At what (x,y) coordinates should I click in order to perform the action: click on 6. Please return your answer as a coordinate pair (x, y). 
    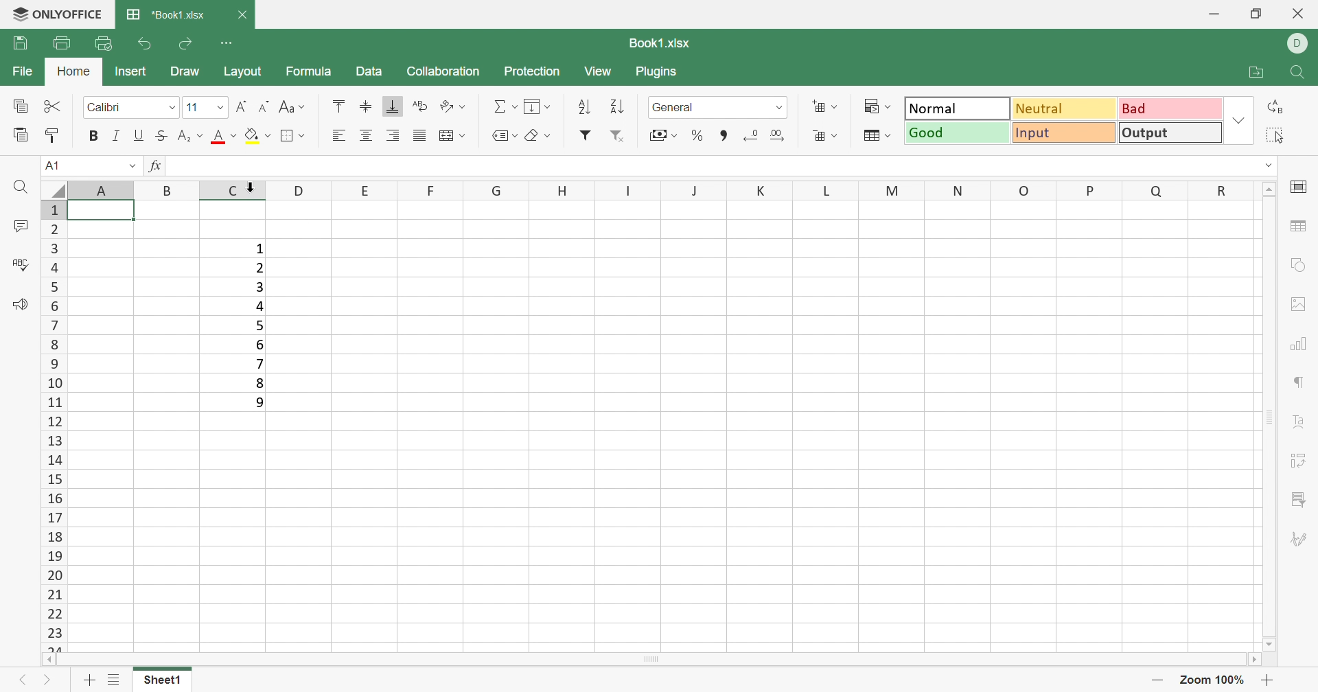
    Looking at the image, I should click on (260, 345).